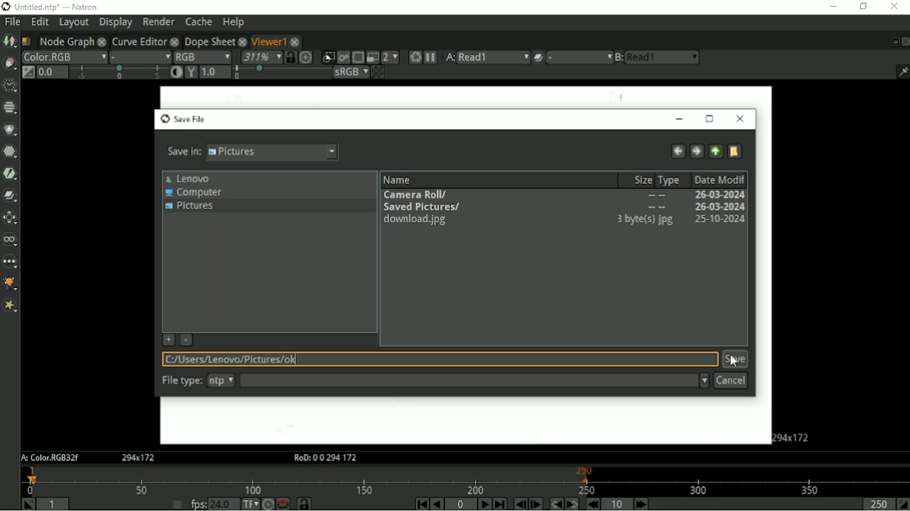 The image size is (910, 511). What do you see at coordinates (6, 7) in the screenshot?
I see `logo` at bounding box center [6, 7].